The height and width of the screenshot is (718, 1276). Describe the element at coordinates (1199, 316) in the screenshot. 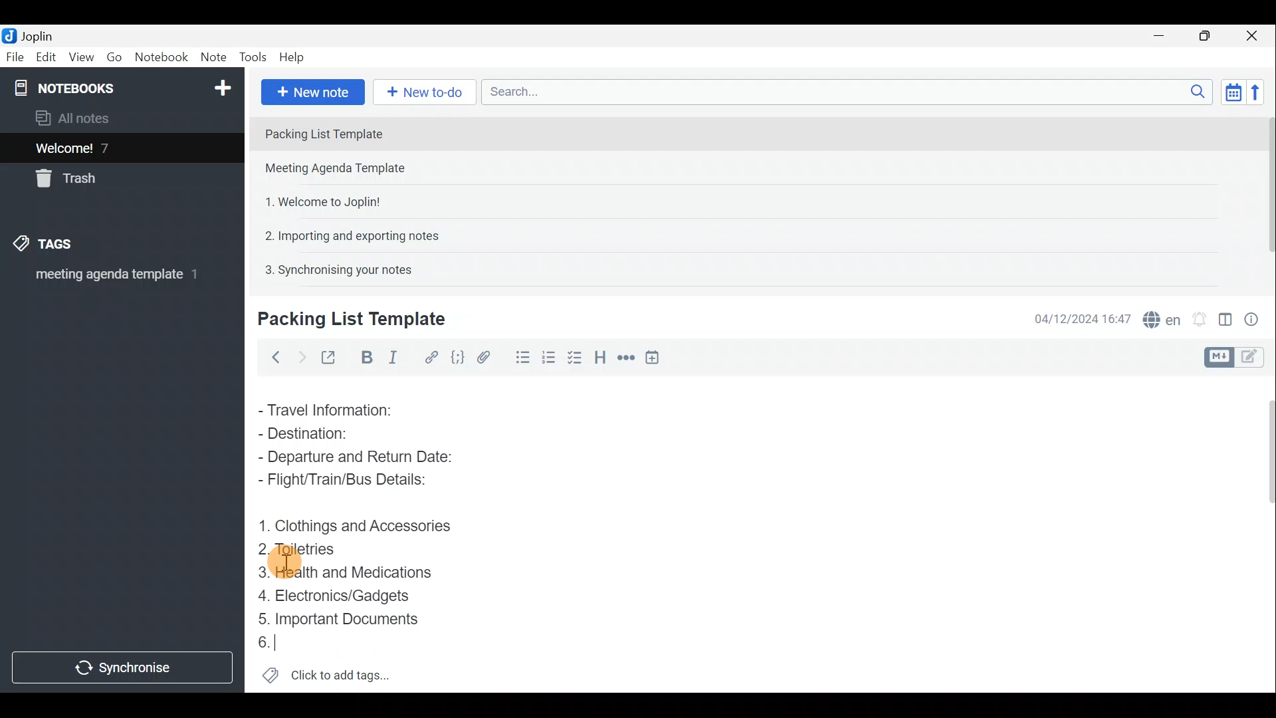

I see `Set alarm` at that location.